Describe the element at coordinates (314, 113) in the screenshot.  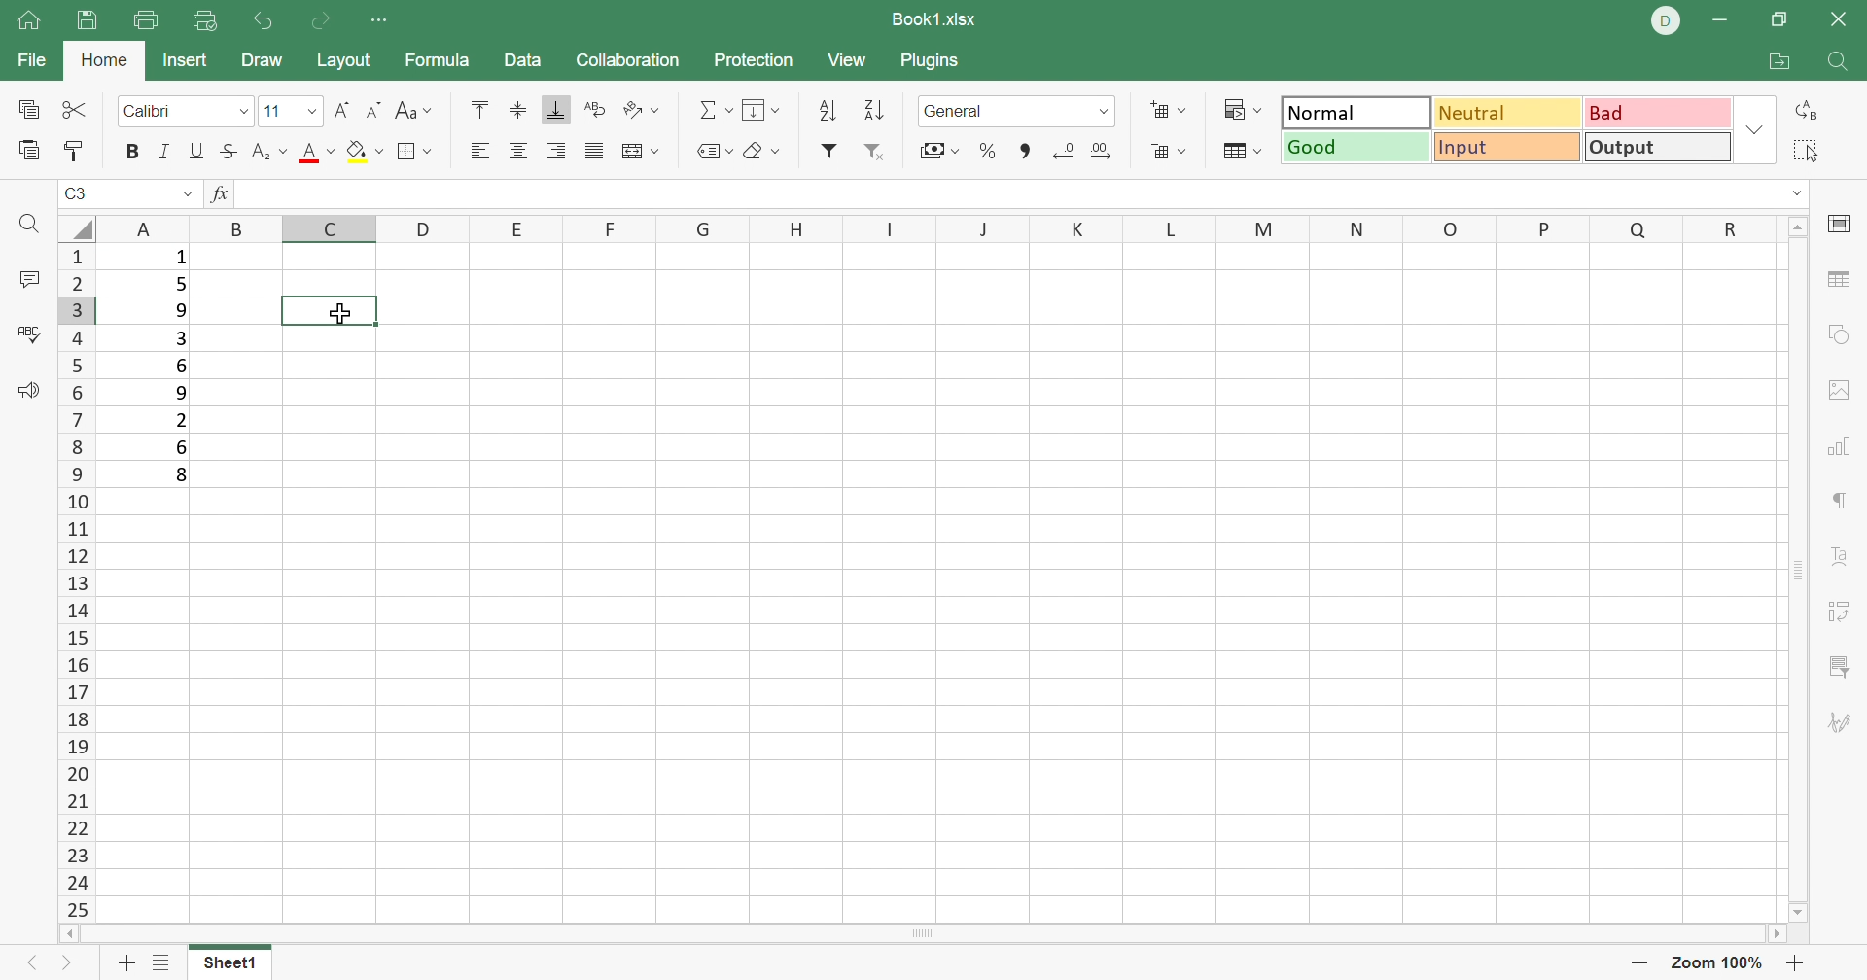
I see `Drop Down` at that location.